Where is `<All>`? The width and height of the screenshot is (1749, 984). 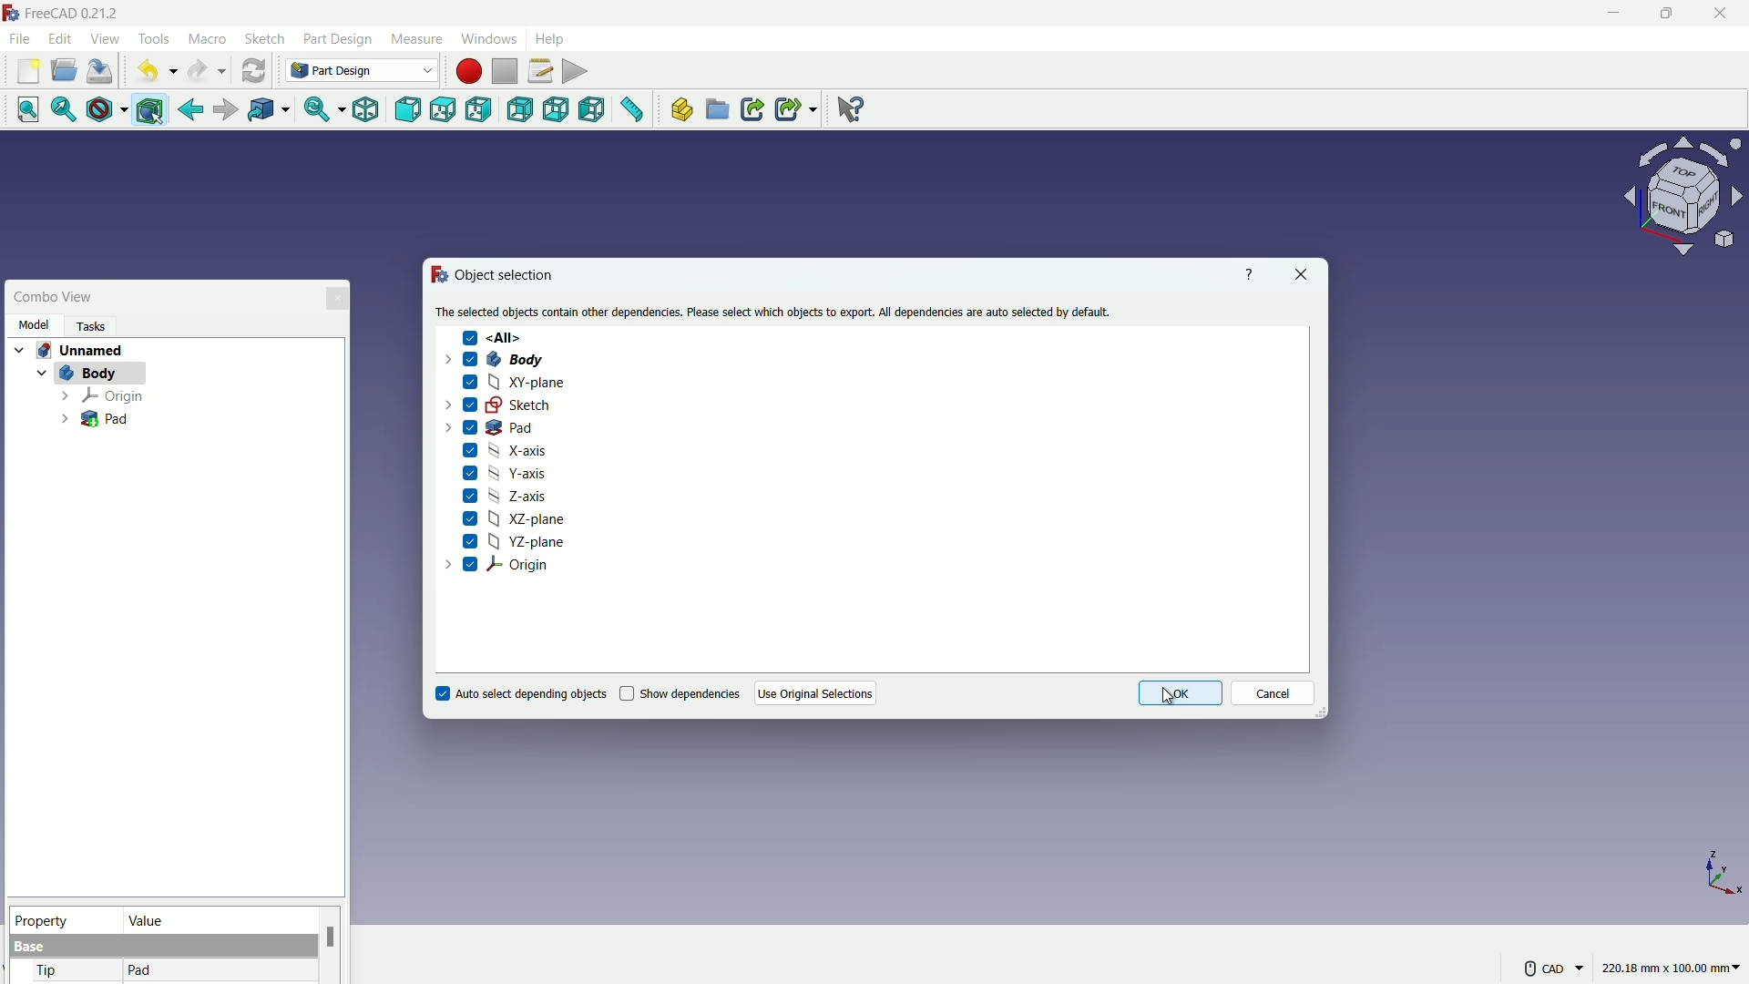
<All> is located at coordinates (491, 338).